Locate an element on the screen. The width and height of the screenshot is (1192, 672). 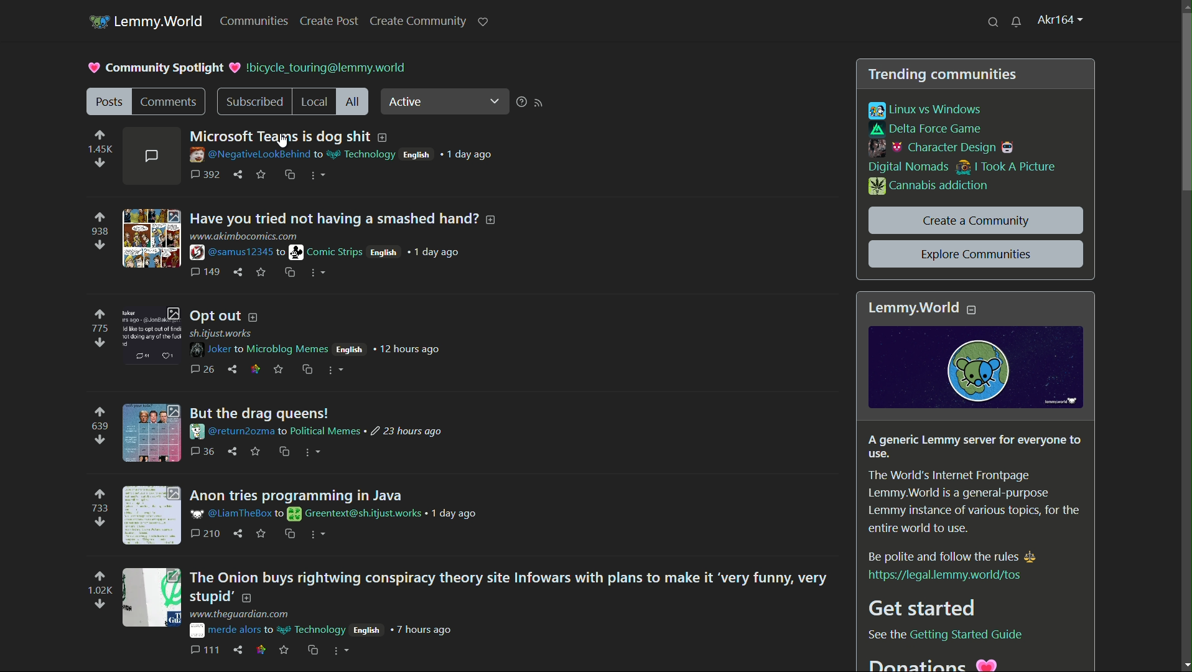
cs is located at coordinates (306, 368).